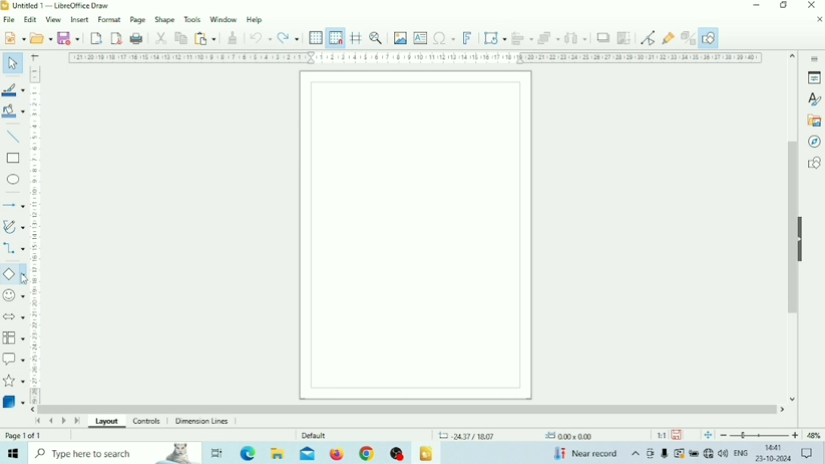 The image size is (825, 464). Describe the element at coordinates (669, 39) in the screenshot. I see `Show Gluepoint Functions` at that location.